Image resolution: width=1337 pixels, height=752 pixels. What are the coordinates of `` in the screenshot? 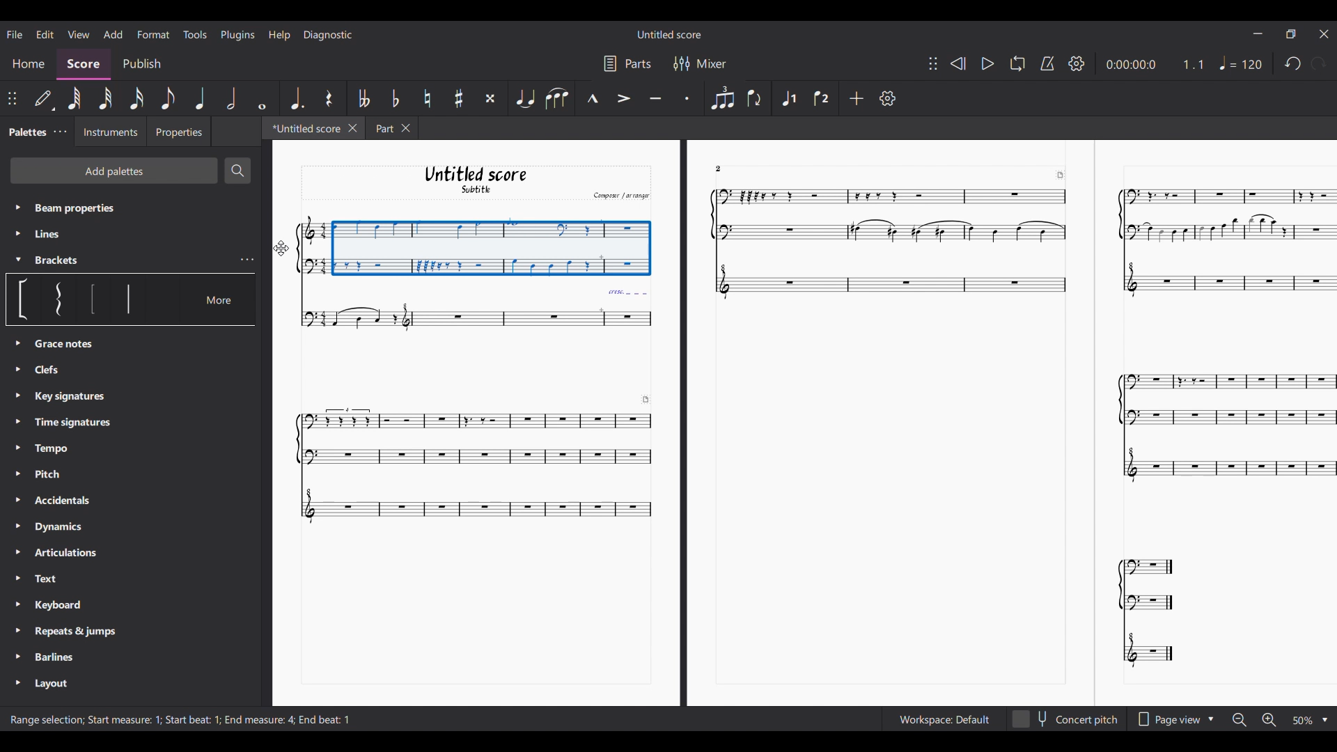 It's located at (21, 631).